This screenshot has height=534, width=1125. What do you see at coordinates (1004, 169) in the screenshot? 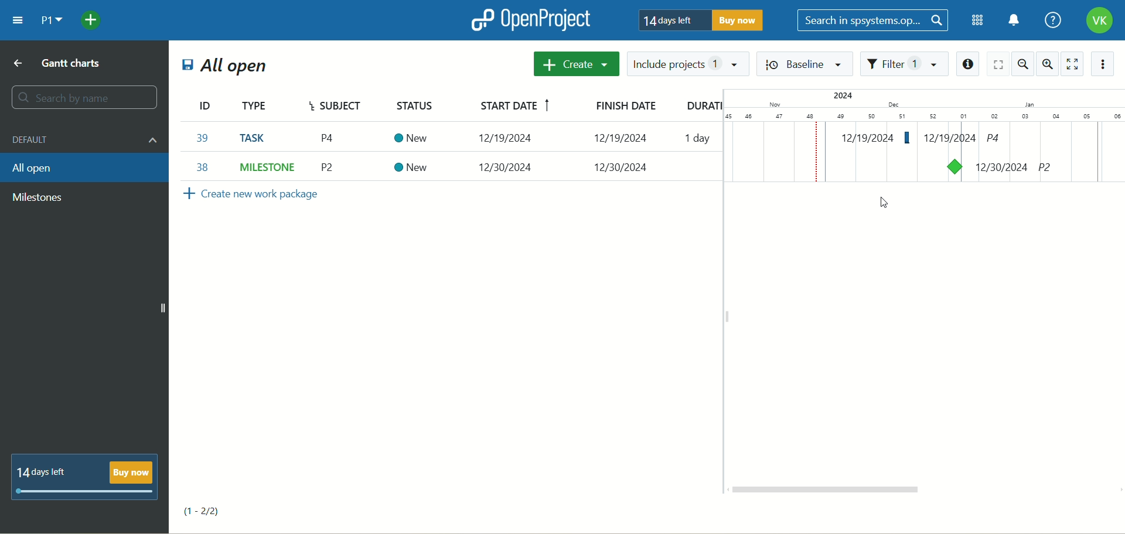
I see `12/30/2024` at bounding box center [1004, 169].